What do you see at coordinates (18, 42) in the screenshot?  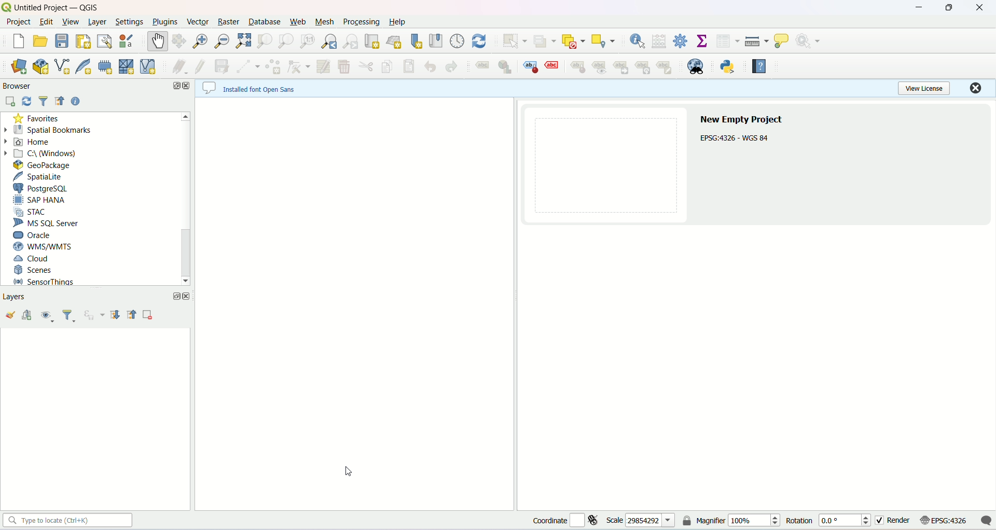 I see `new` at bounding box center [18, 42].